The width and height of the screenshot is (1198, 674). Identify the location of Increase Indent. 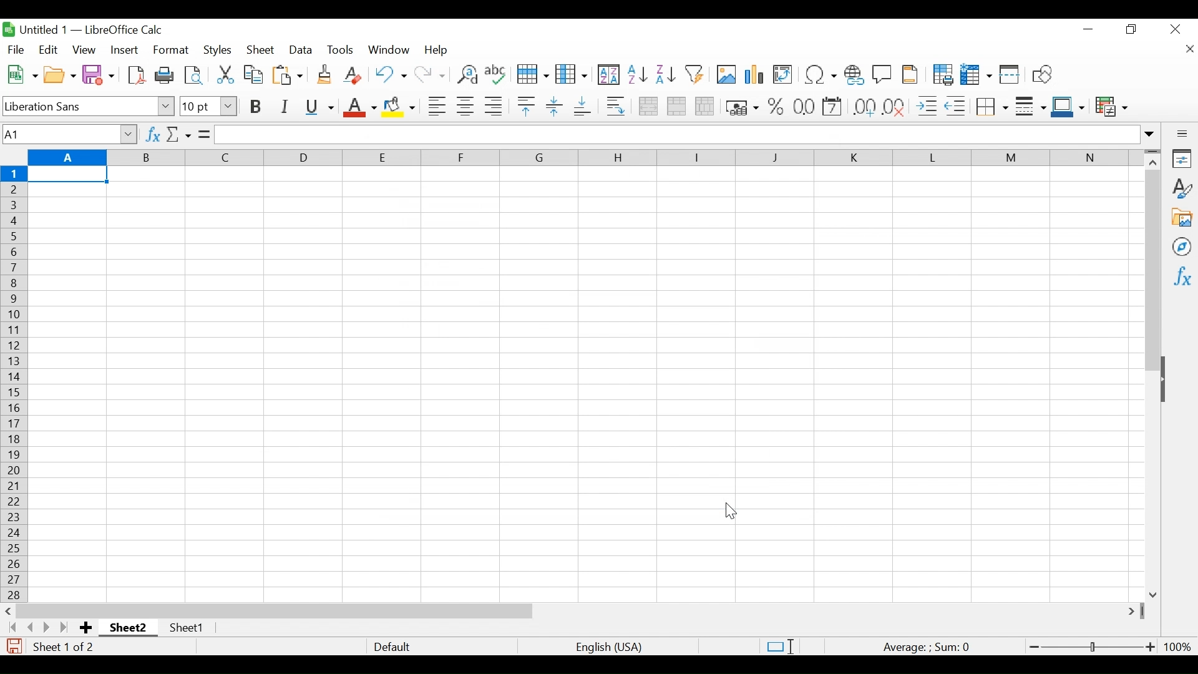
(927, 106).